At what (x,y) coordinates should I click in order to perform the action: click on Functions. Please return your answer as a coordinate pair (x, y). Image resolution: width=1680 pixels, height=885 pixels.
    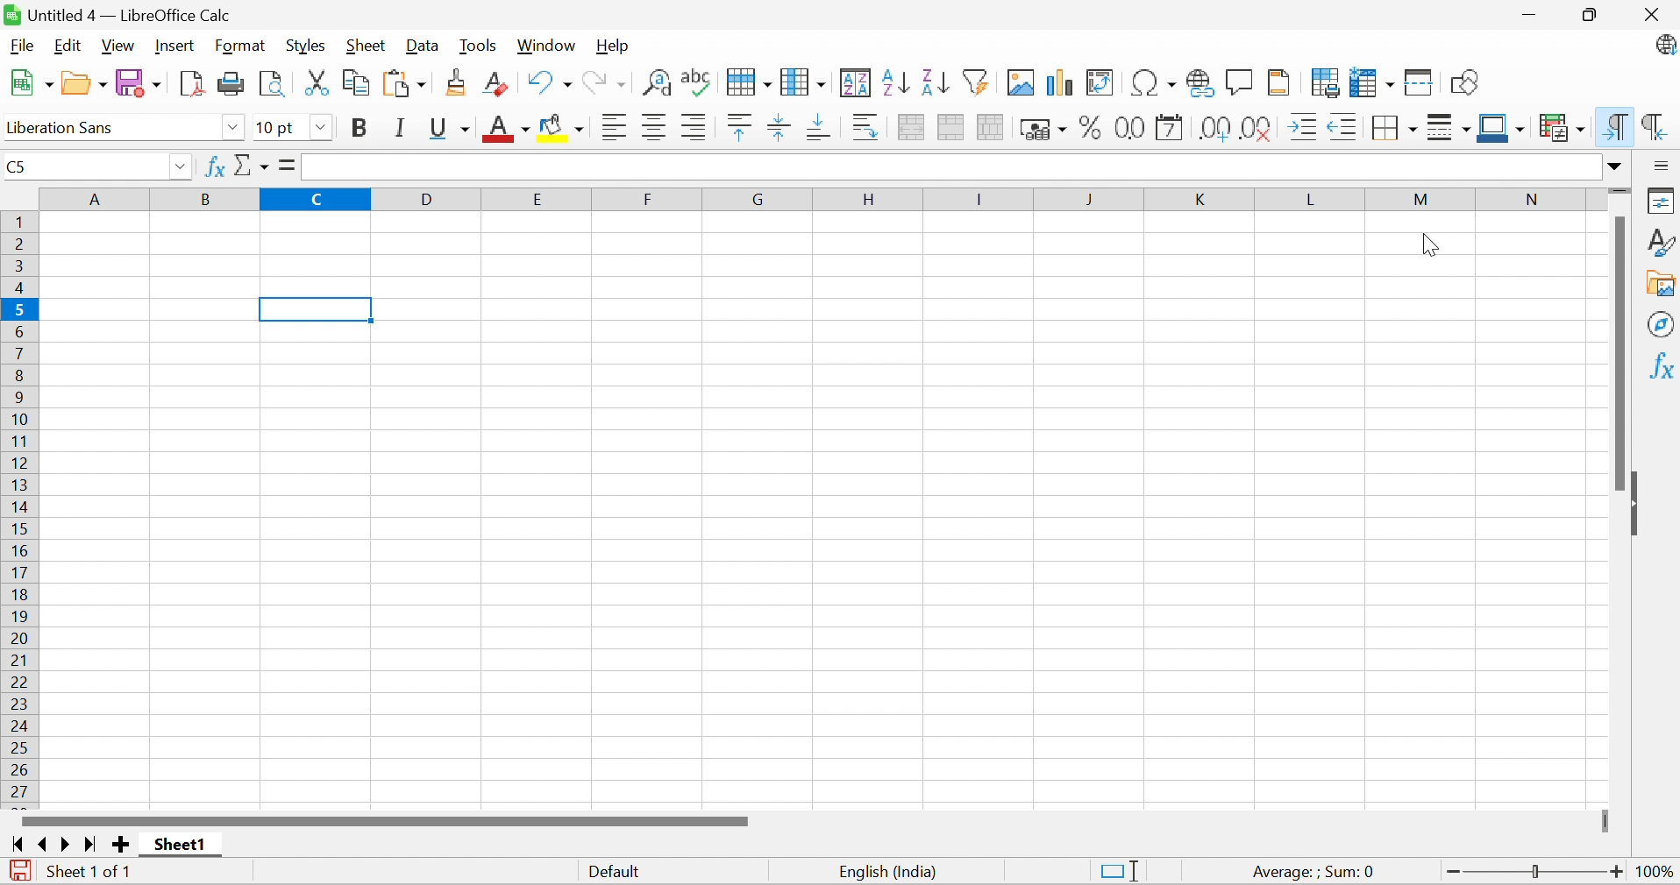
    Looking at the image, I should click on (1661, 365).